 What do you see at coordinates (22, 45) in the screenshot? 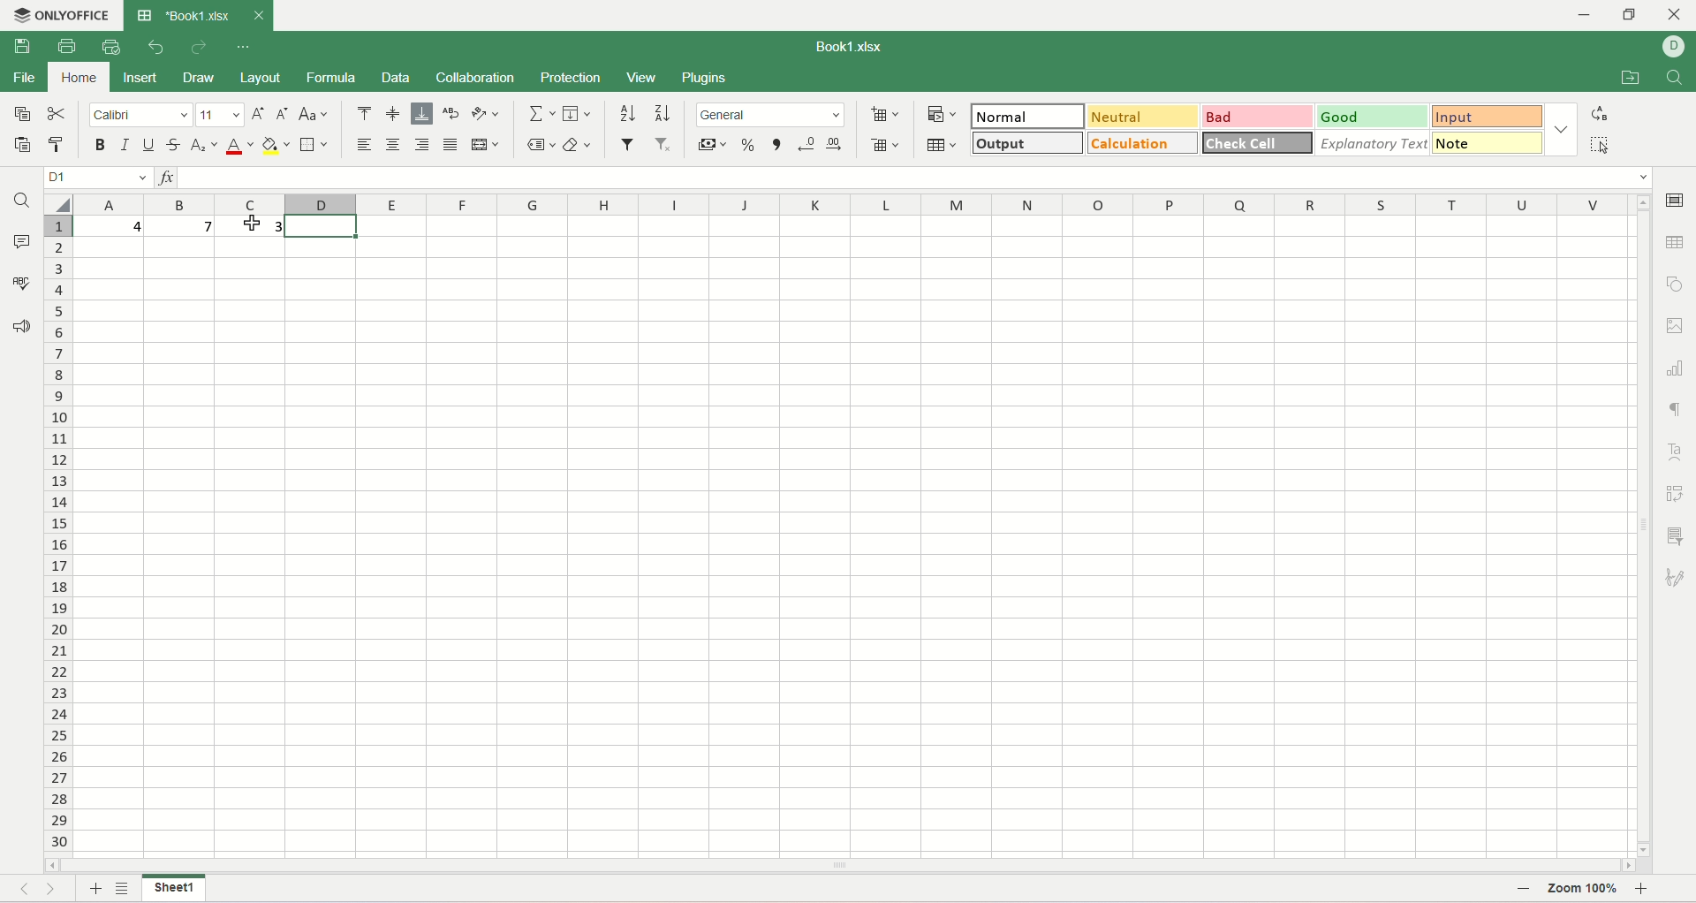
I see `save` at bounding box center [22, 45].